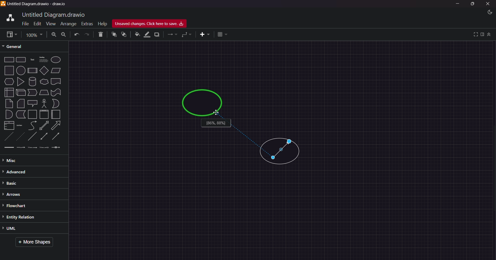  Describe the element at coordinates (49, 23) in the screenshot. I see `View` at that location.